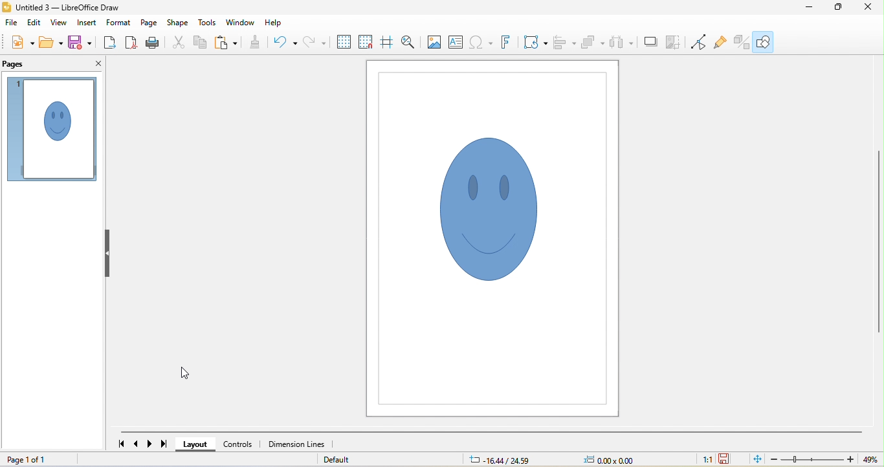 The width and height of the screenshot is (884, 467). What do you see at coordinates (58, 23) in the screenshot?
I see `view` at bounding box center [58, 23].